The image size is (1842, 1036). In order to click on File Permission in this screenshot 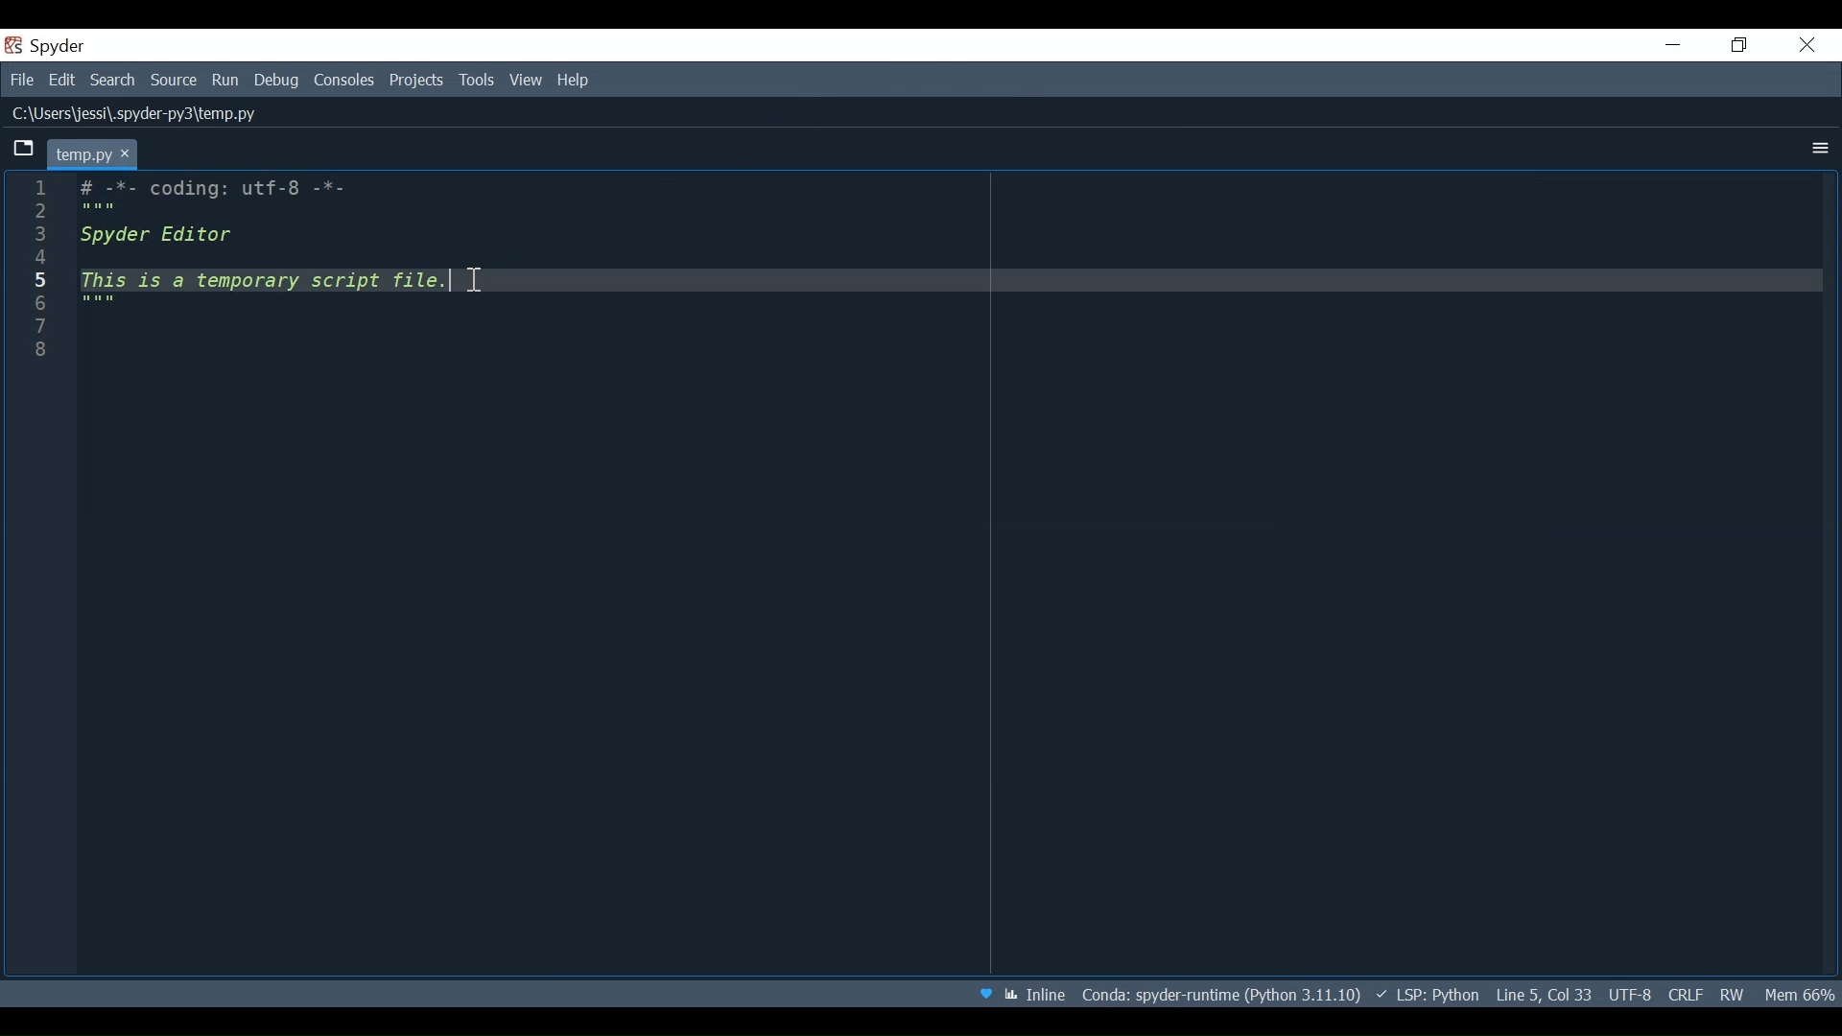, I will do `click(1730, 995)`.